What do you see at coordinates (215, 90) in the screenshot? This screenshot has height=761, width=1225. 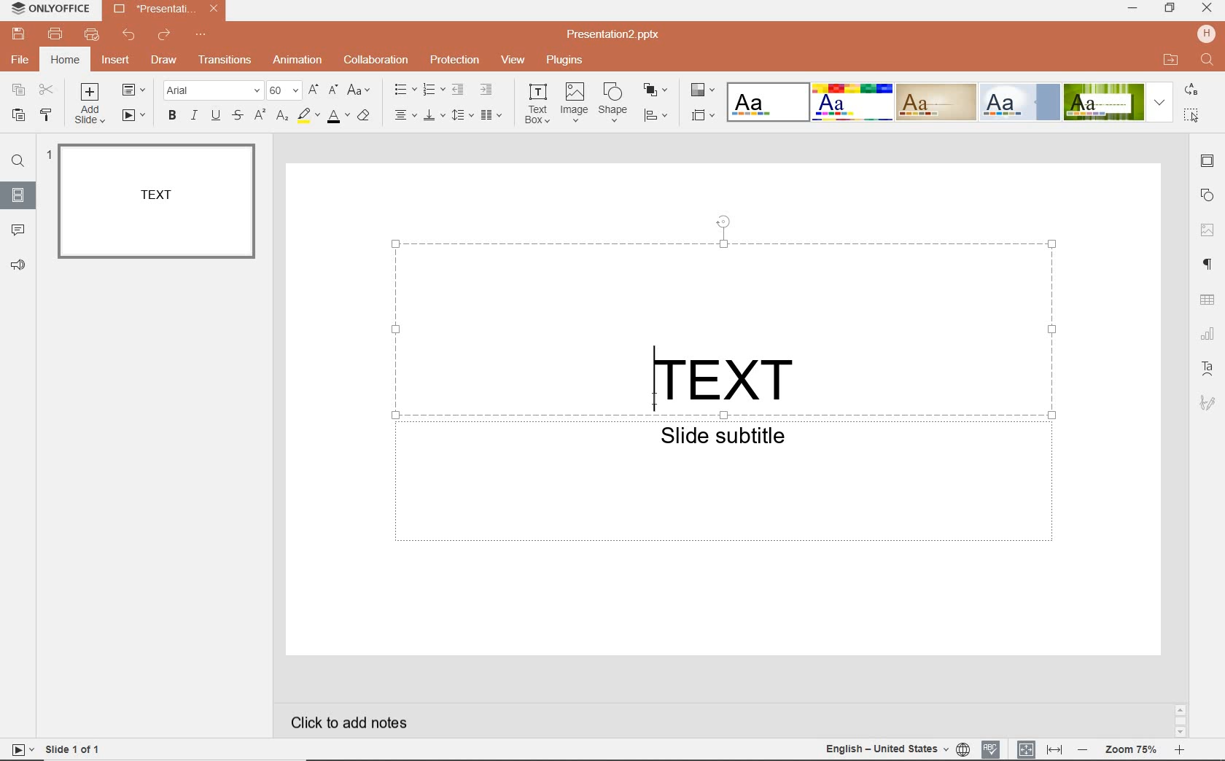 I see `FONT` at bounding box center [215, 90].